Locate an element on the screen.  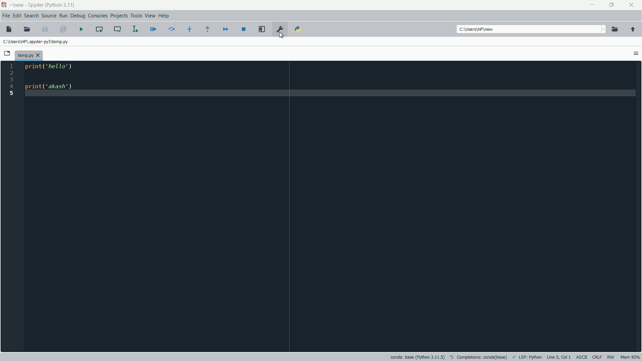
app icon is located at coordinates (4, 5).